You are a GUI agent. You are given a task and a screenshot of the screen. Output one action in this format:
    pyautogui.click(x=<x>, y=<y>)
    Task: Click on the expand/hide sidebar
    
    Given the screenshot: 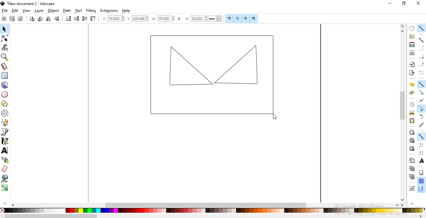 What is the action you would take?
    pyautogui.click(x=412, y=203)
    